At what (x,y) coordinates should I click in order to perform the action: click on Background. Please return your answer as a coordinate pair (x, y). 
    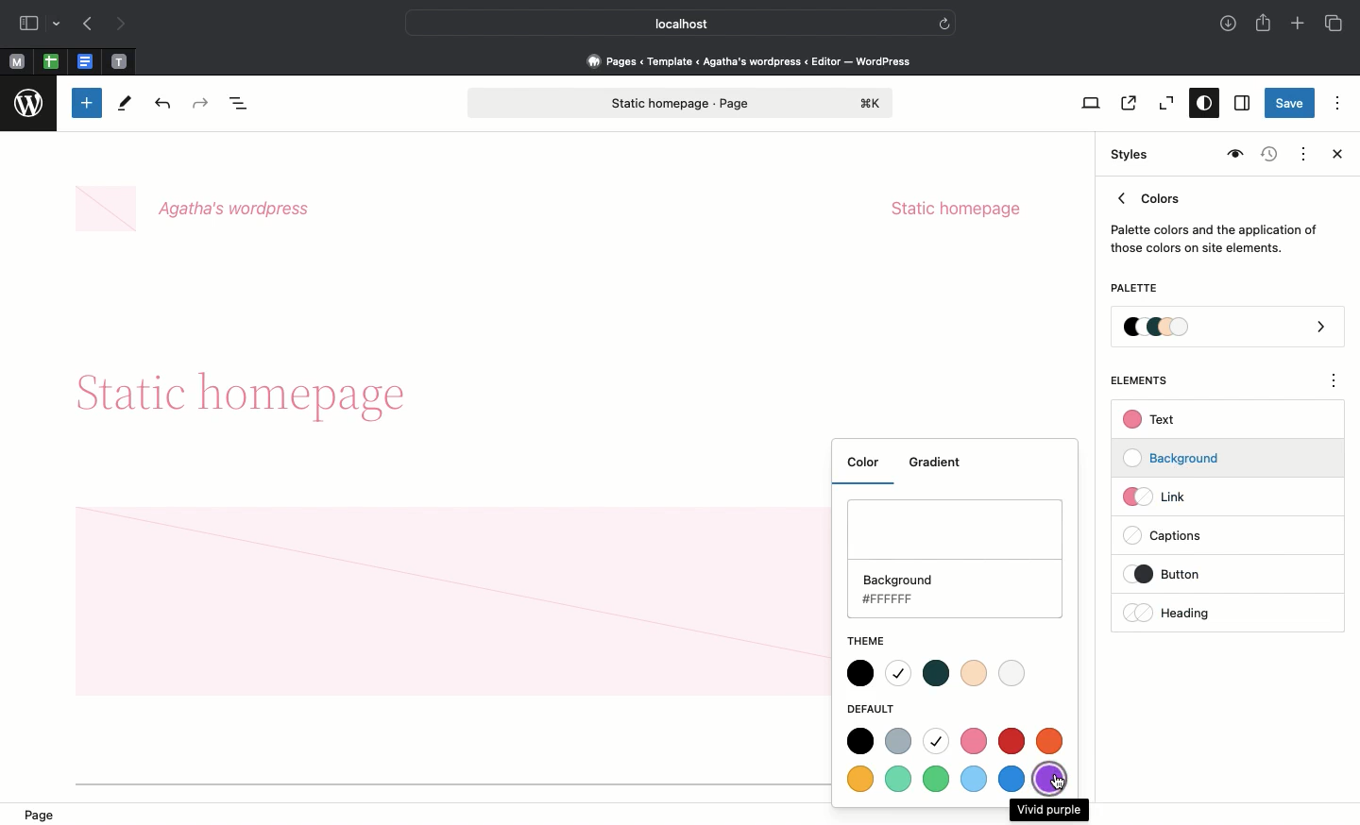
    Looking at the image, I should click on (1181, 459).